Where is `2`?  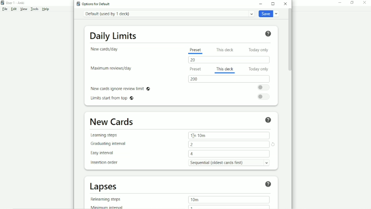 2 is located at coordinates (193, 145).